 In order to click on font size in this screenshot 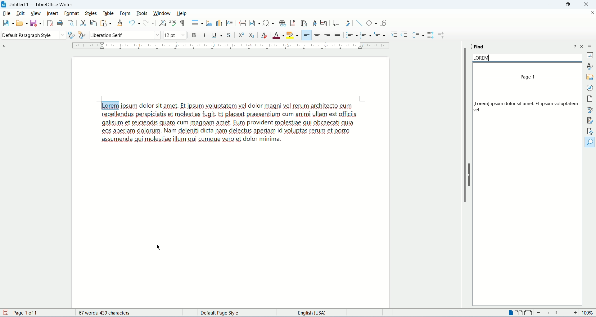, I will do `click(174, 35)`.